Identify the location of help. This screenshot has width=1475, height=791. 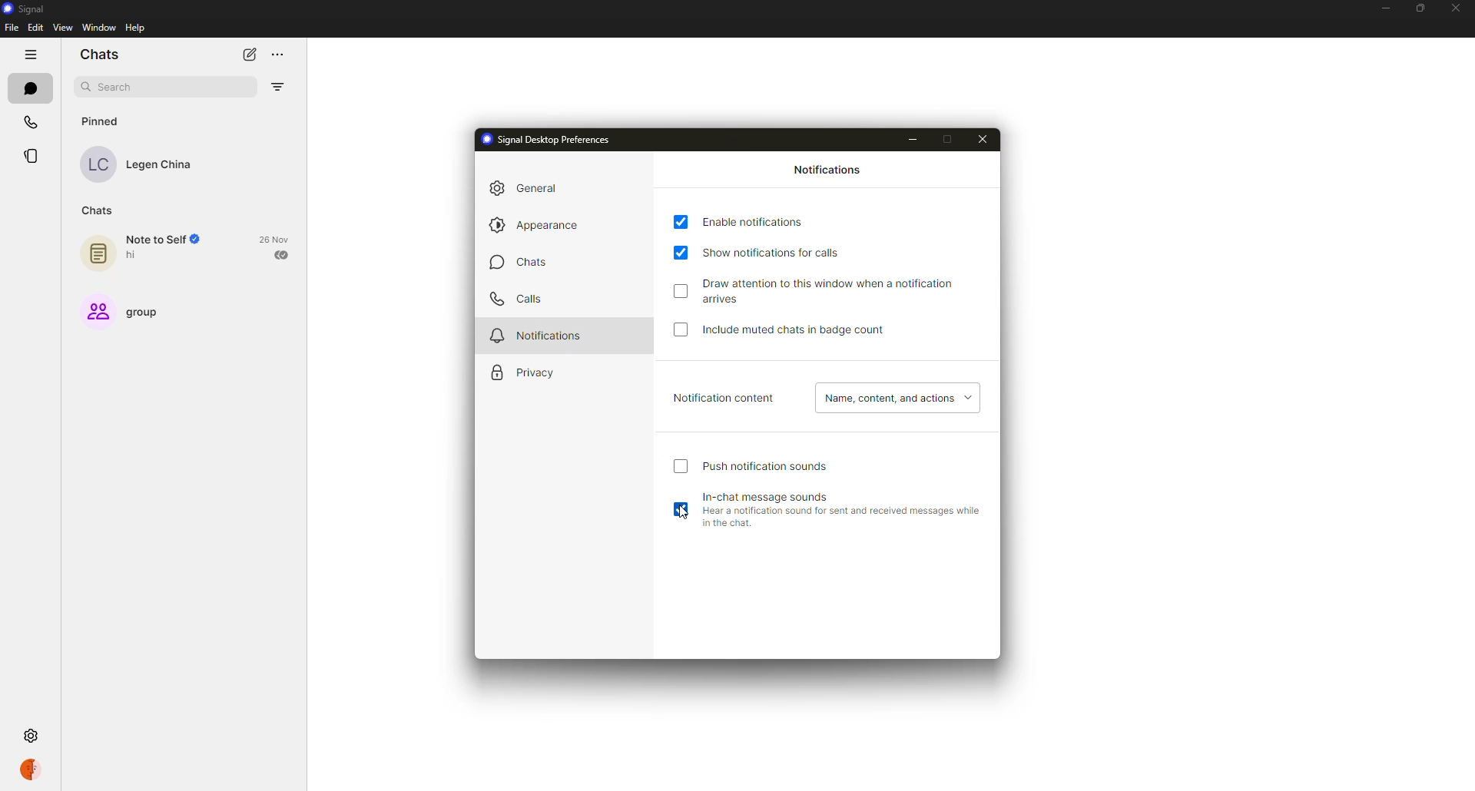
(138, 28).